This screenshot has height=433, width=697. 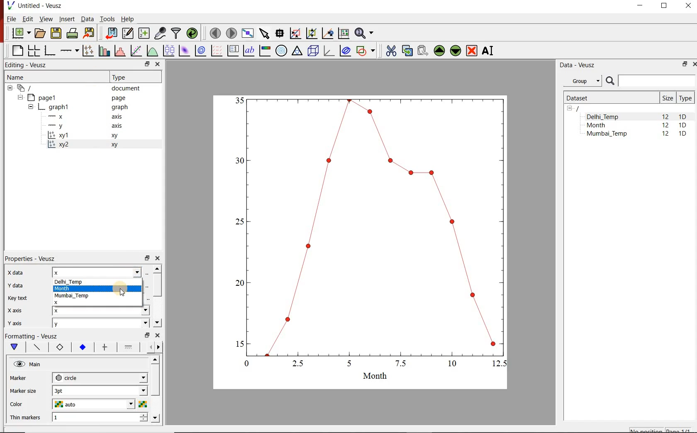 What do you see at coordinates (14, 323) in the screenshot?
I see `y axis` at bounding box center [14, 323].